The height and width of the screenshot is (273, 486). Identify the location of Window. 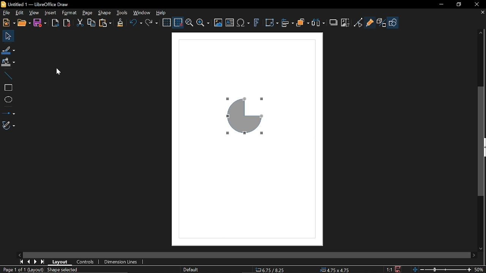
(142, 13).